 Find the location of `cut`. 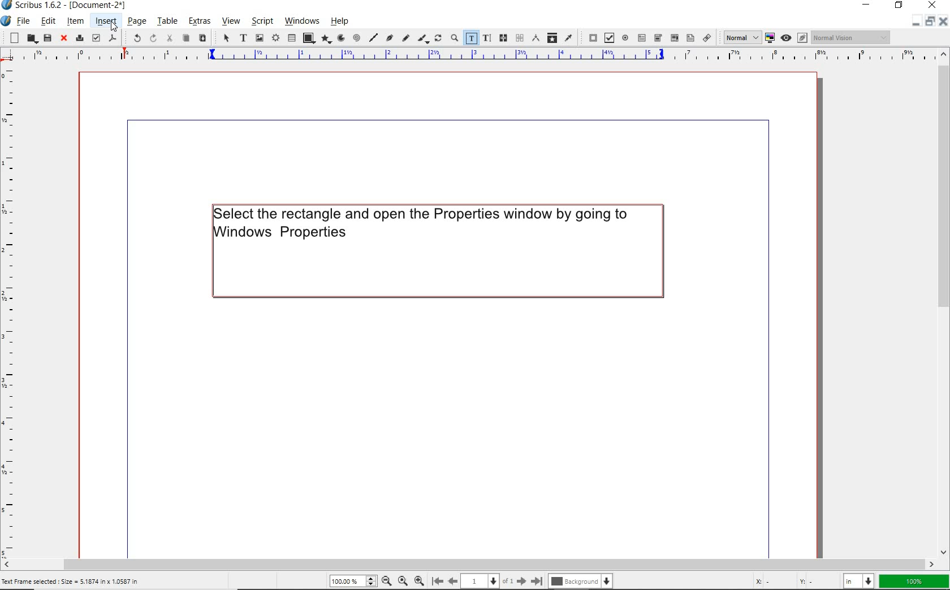

cut is located at coordinates (170, 38).